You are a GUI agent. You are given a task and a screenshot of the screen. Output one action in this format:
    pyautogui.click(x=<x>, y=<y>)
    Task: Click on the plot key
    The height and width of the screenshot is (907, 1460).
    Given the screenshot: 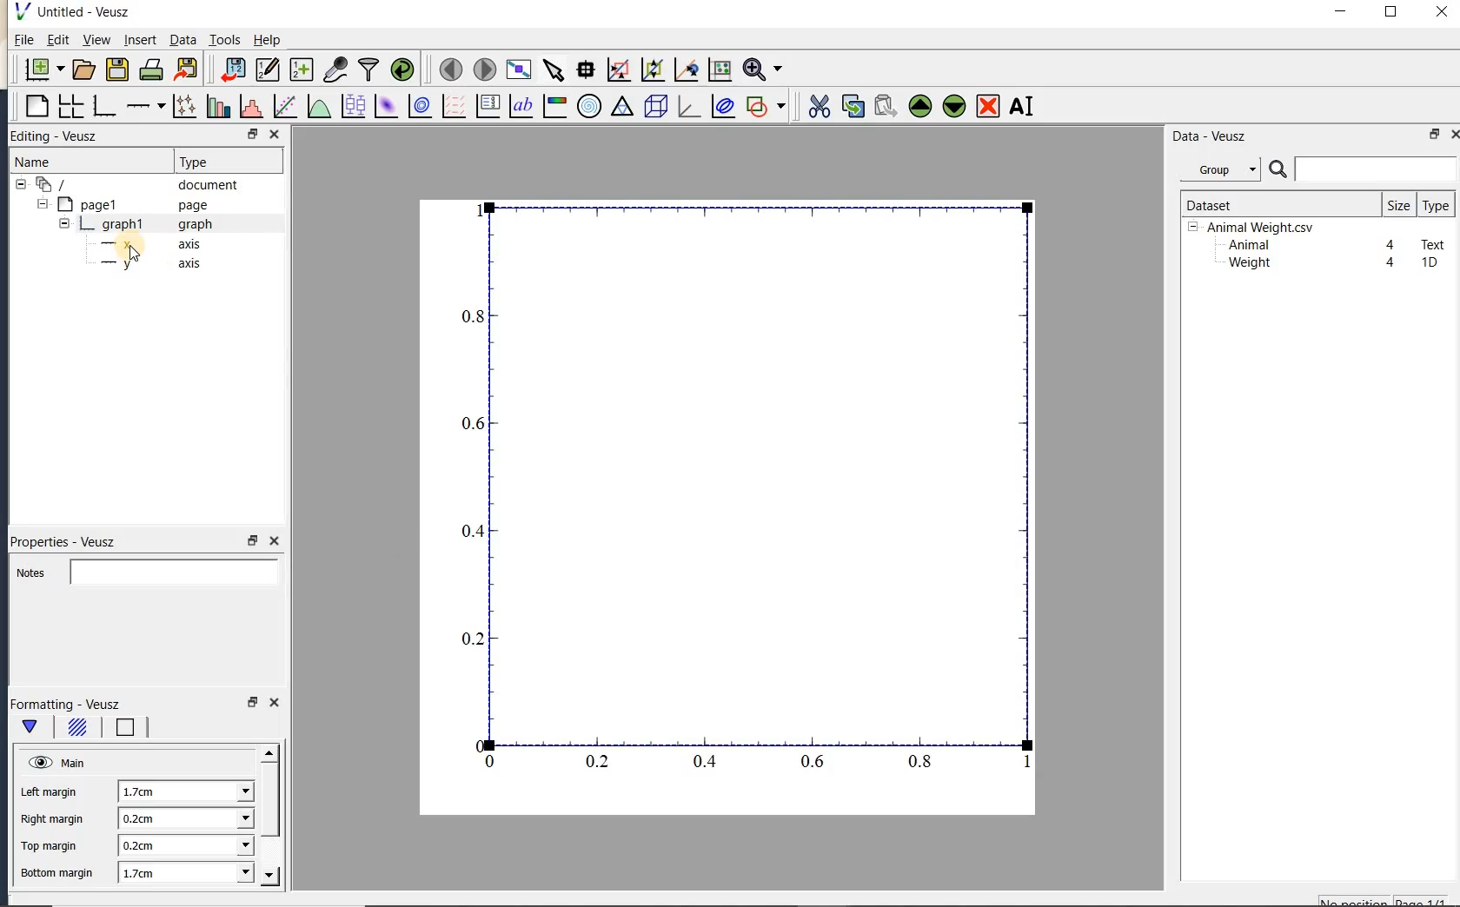 What is the action you would take?
    pyautogui.click(x=486, y=106)
    